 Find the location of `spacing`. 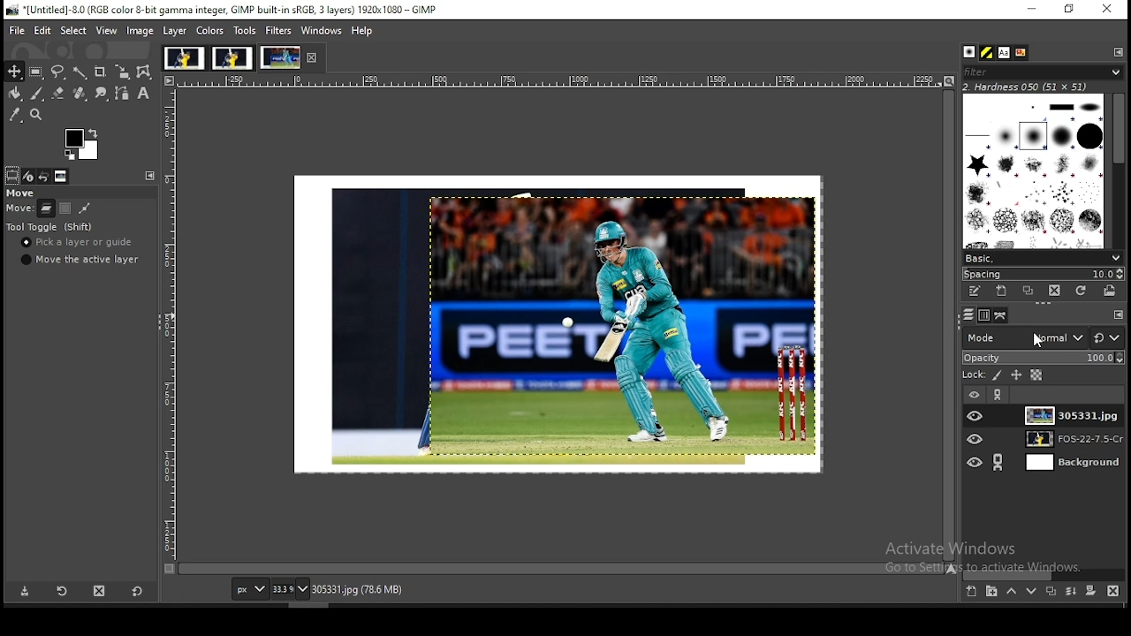

spacing is located at coordinates (1045, 272).